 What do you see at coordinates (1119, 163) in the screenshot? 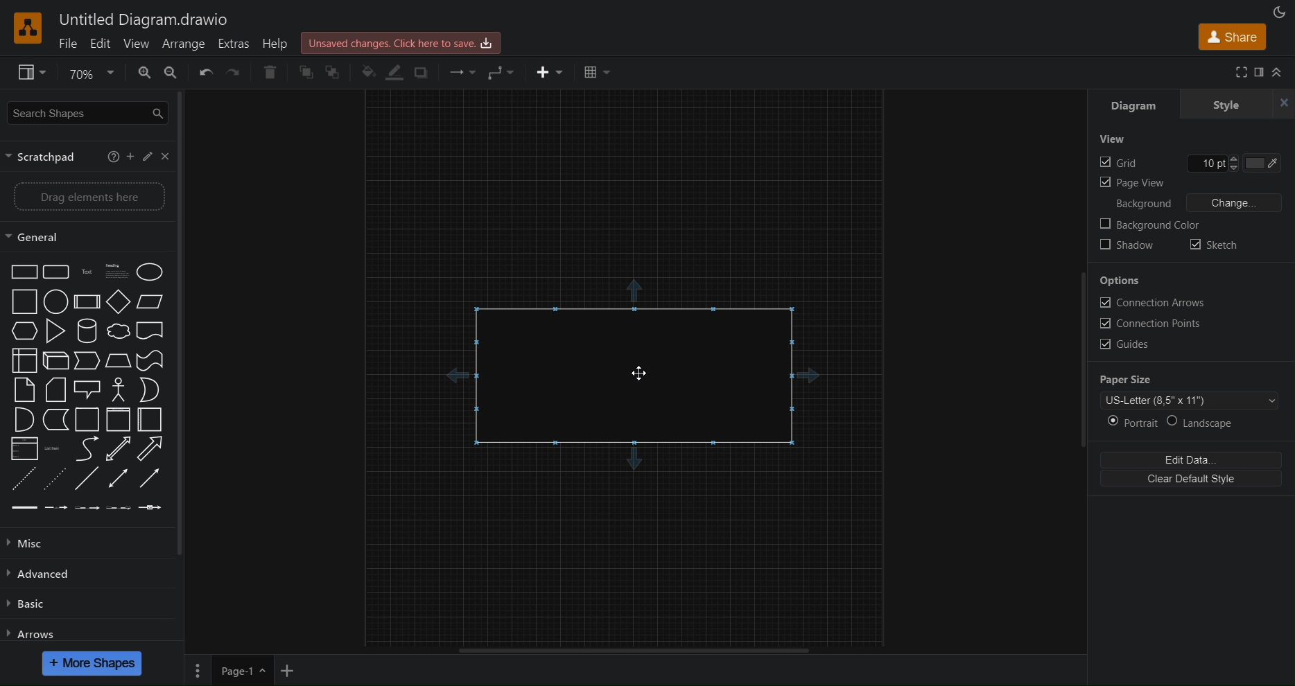
I see `Grid` at bounding box center [1119, 163].